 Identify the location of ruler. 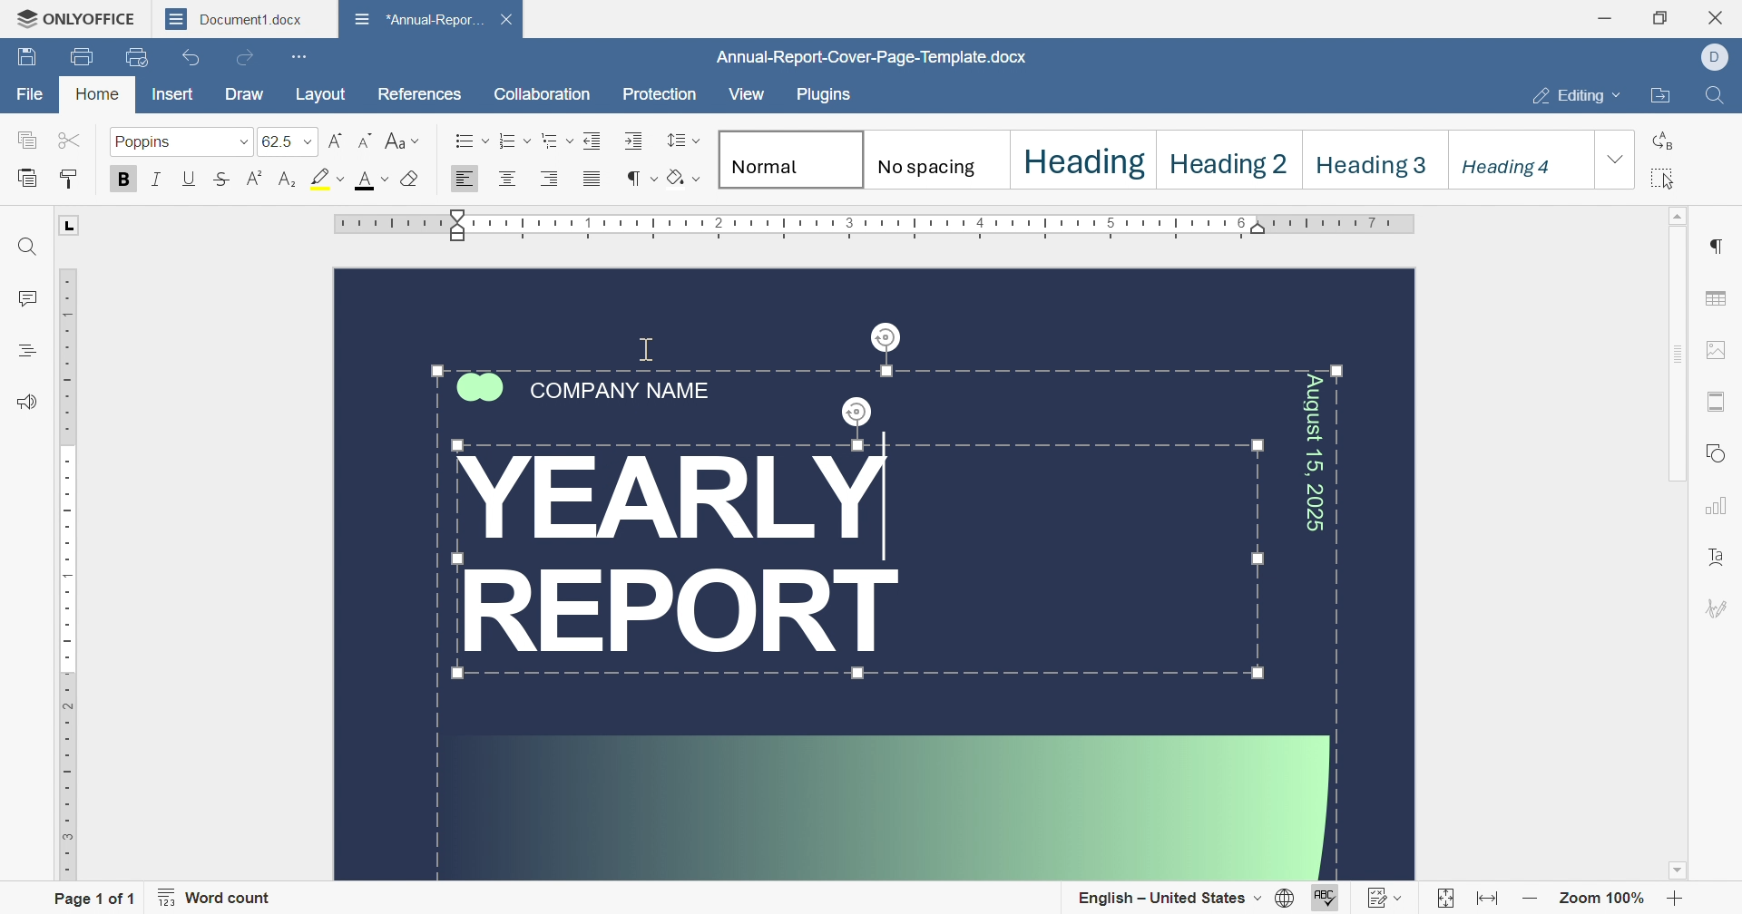
(882, 223).